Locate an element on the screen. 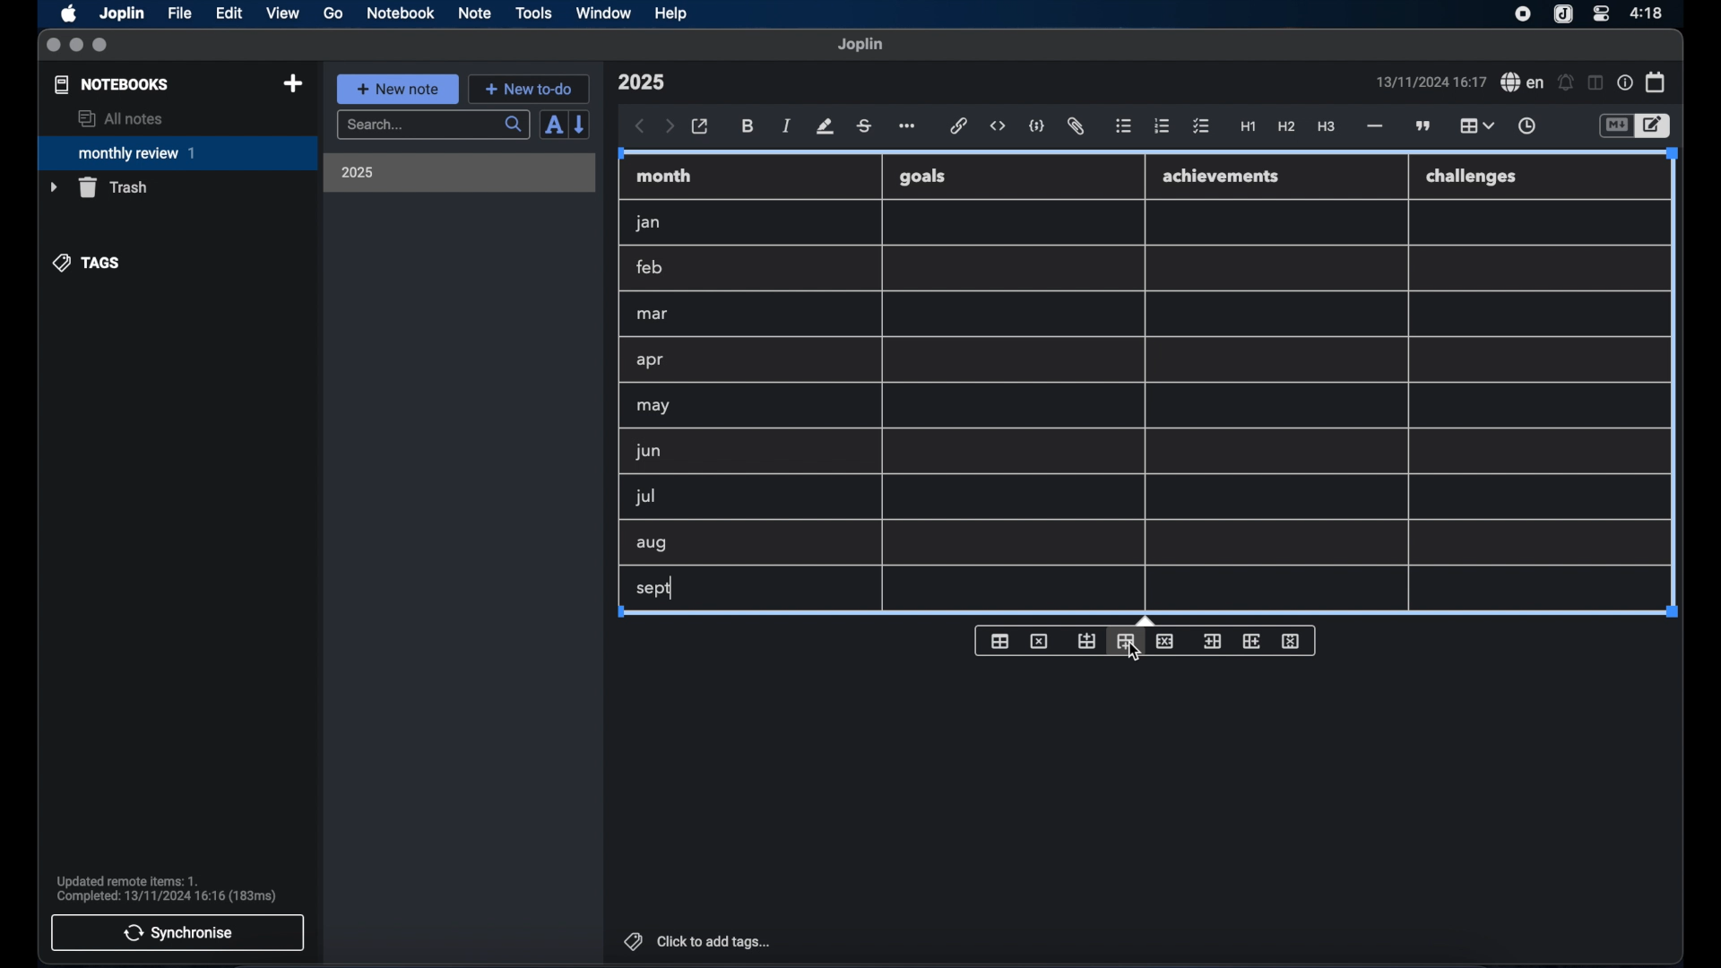  table highlighted is located at coordinates (1475, 125).